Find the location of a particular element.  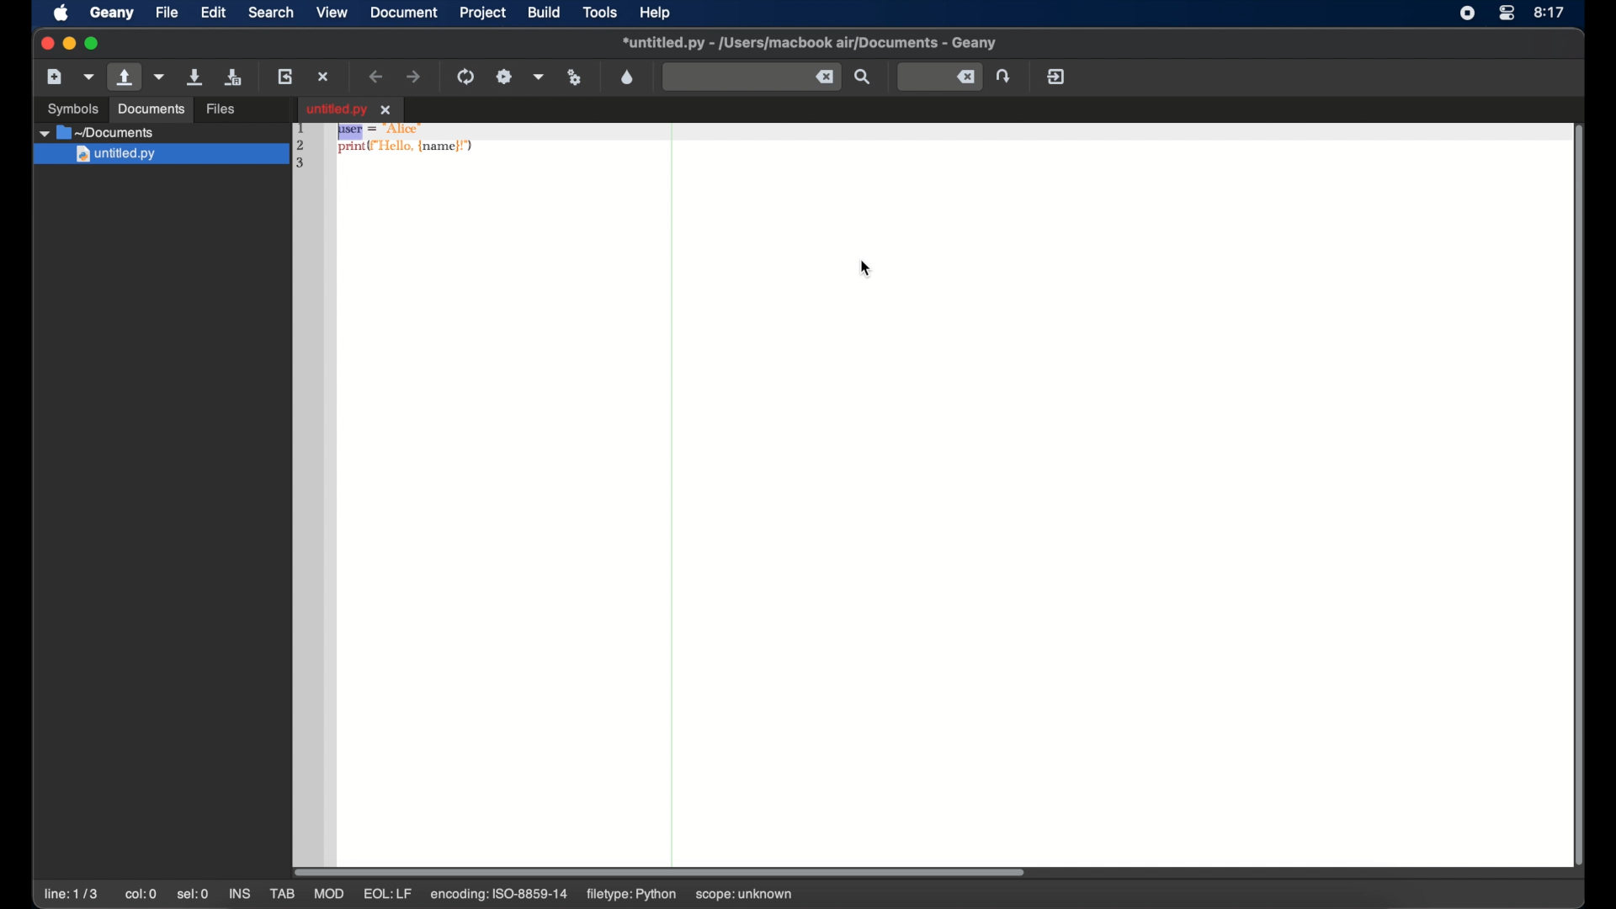

cursor is located at coordinates (869, 270).